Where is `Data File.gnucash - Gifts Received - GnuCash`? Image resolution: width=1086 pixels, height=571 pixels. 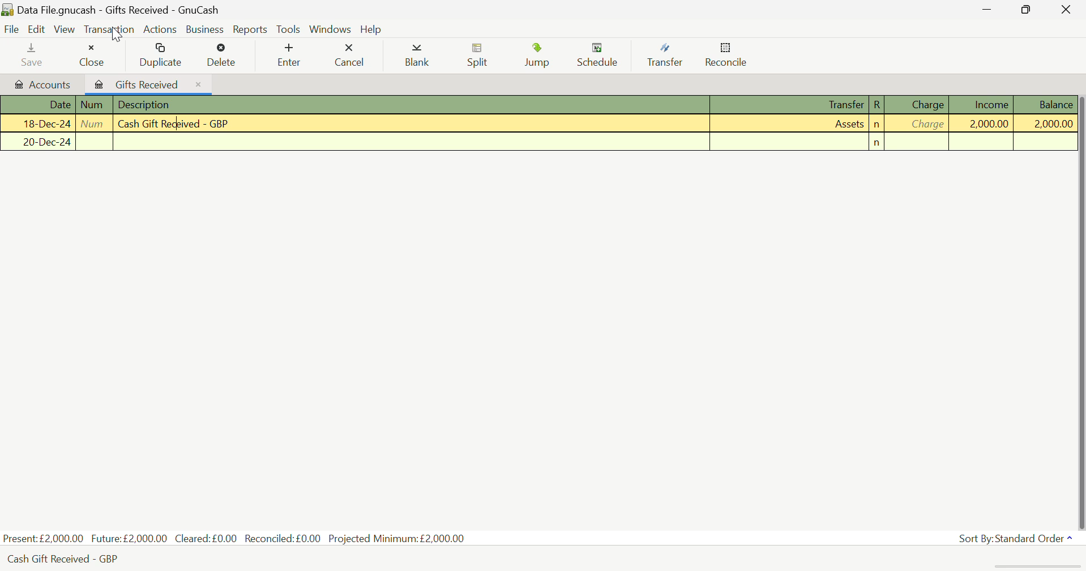
Data File.gnucash - Gifts Received - GnuCash is located at coordinates (137, 10).